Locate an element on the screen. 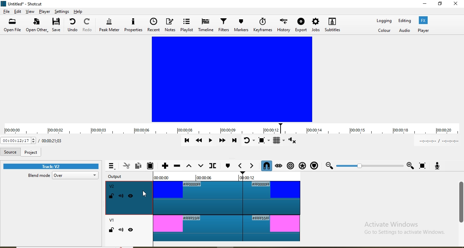 This screenshot has height=248, width=464. Mute is located at coordinates (122, 196).